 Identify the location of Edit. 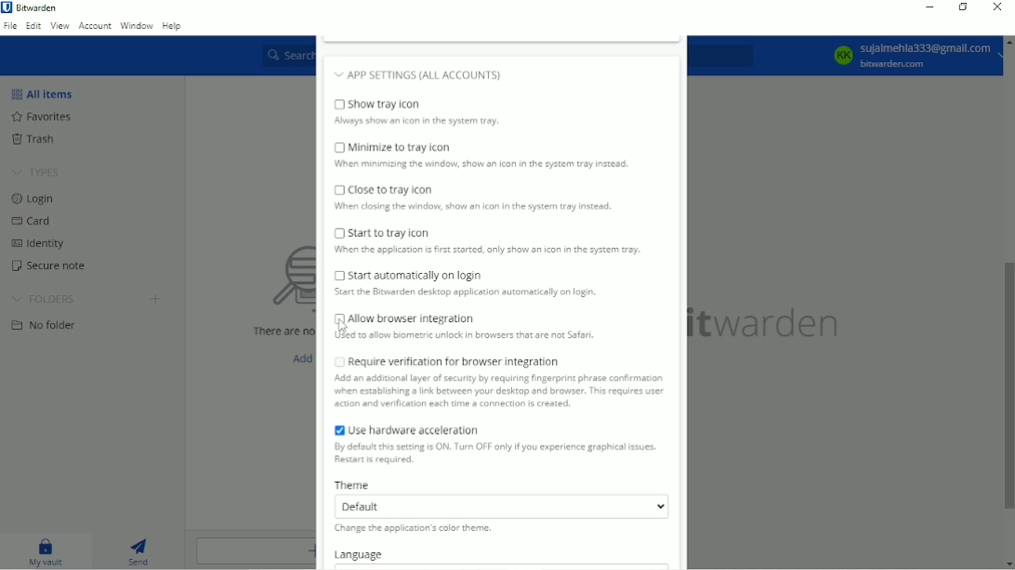
(33, 26).